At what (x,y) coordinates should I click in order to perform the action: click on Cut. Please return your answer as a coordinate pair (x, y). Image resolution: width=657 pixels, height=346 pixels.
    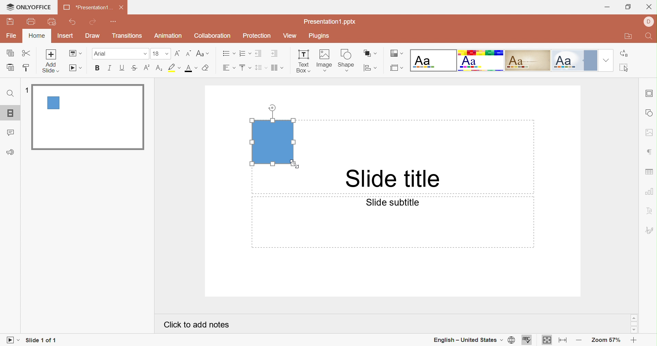
    Looking at the image, I should click on (27, 54).